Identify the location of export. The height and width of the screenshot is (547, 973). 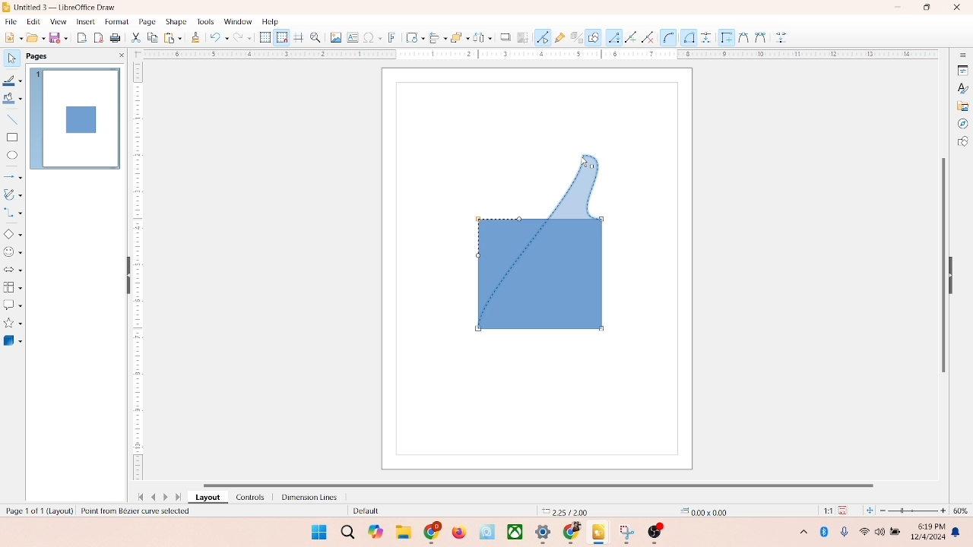
(84, 36).